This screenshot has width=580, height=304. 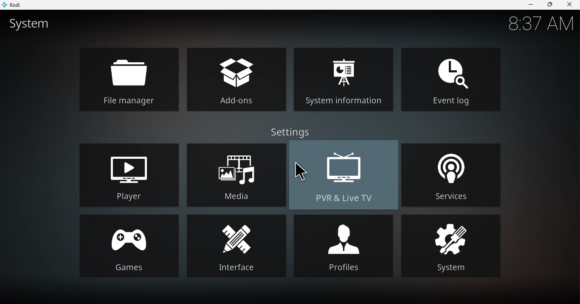 I want to click on File manager, so click(x=129, y=79).